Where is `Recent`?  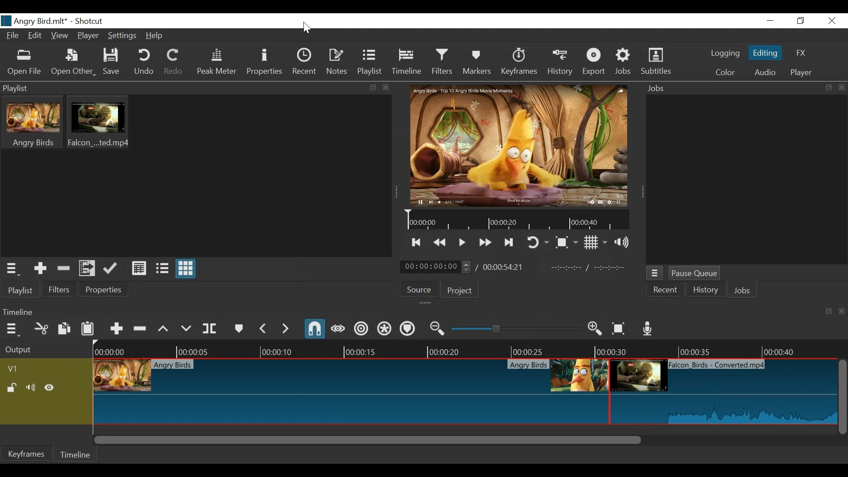
Recent is located at coordinates (305, 62).